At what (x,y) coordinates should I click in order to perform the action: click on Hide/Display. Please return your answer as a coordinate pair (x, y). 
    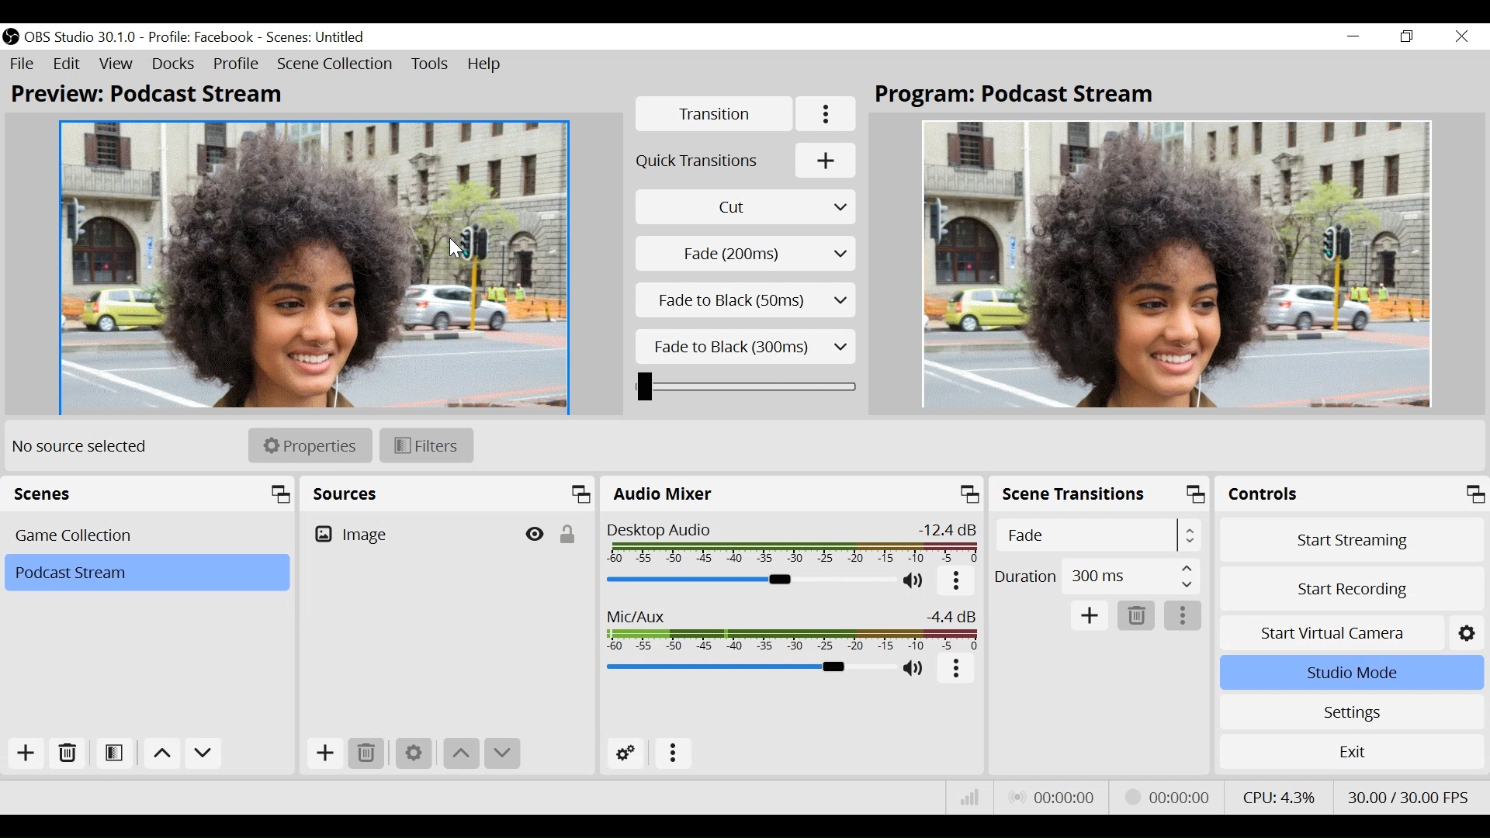
    Looking at the image, I should click on (536, 538).